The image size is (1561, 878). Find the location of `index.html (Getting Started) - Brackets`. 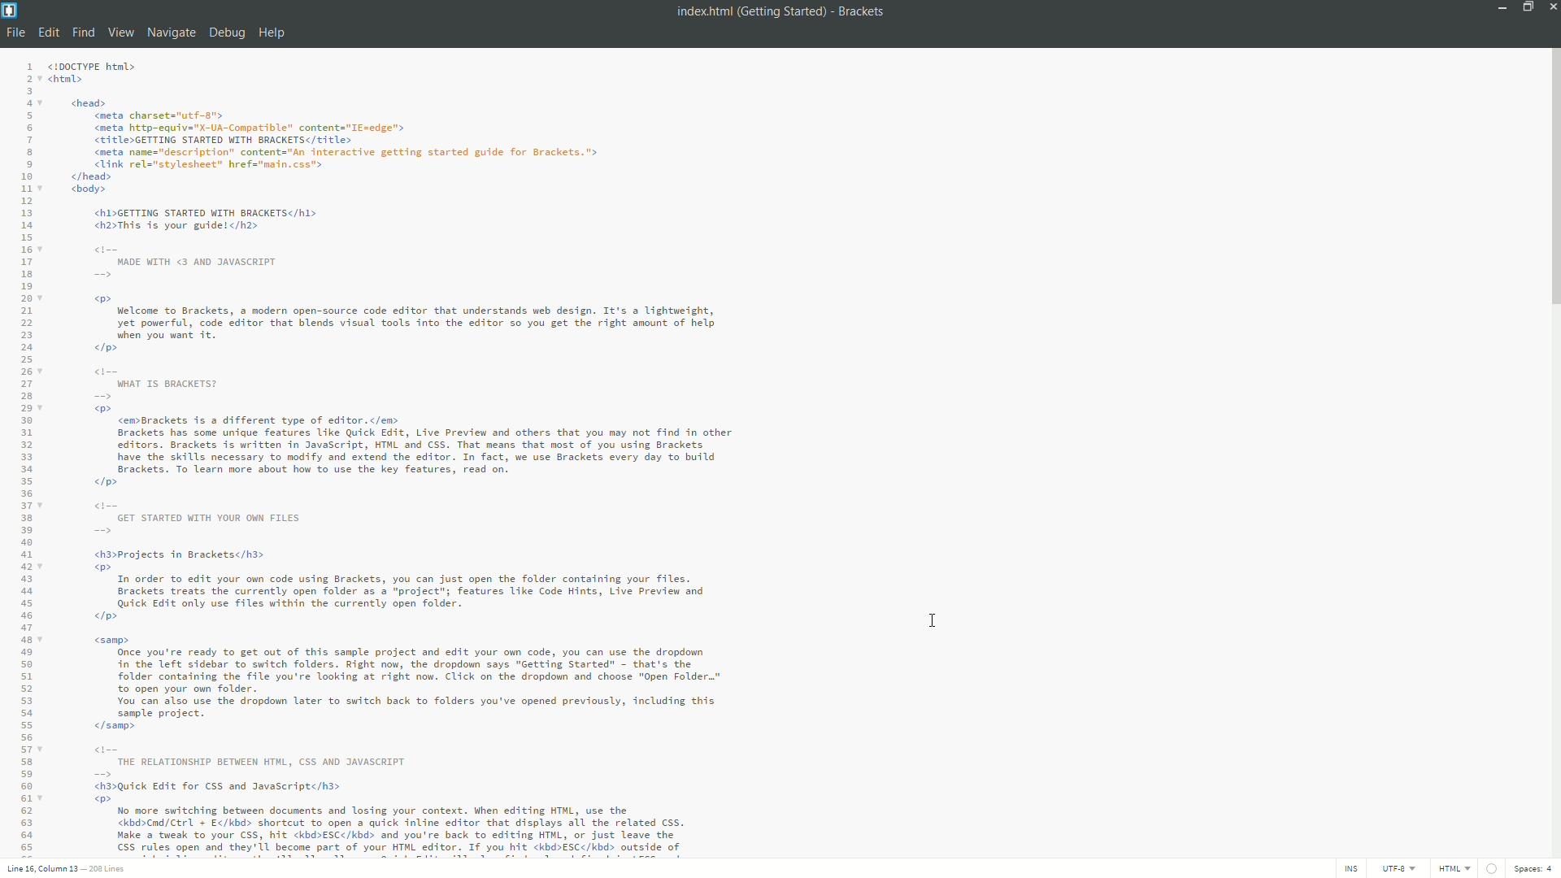

index.html (Getting Started) - Brackets is located at coordinates (779, 12).